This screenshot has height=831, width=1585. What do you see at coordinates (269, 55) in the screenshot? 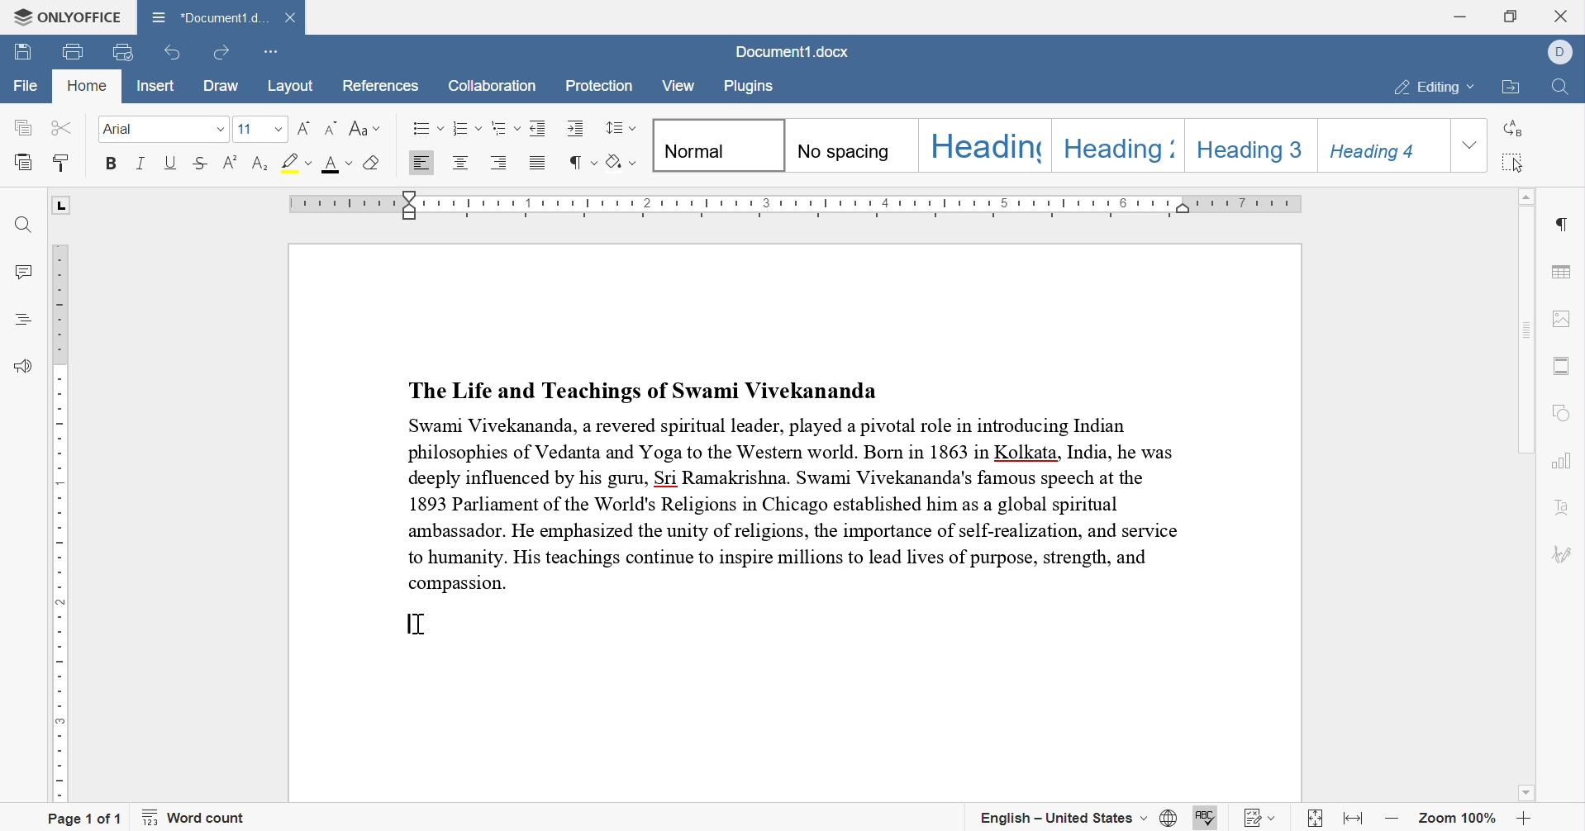
I see `customize quick access toolbar` at bounding box center [269, 55].